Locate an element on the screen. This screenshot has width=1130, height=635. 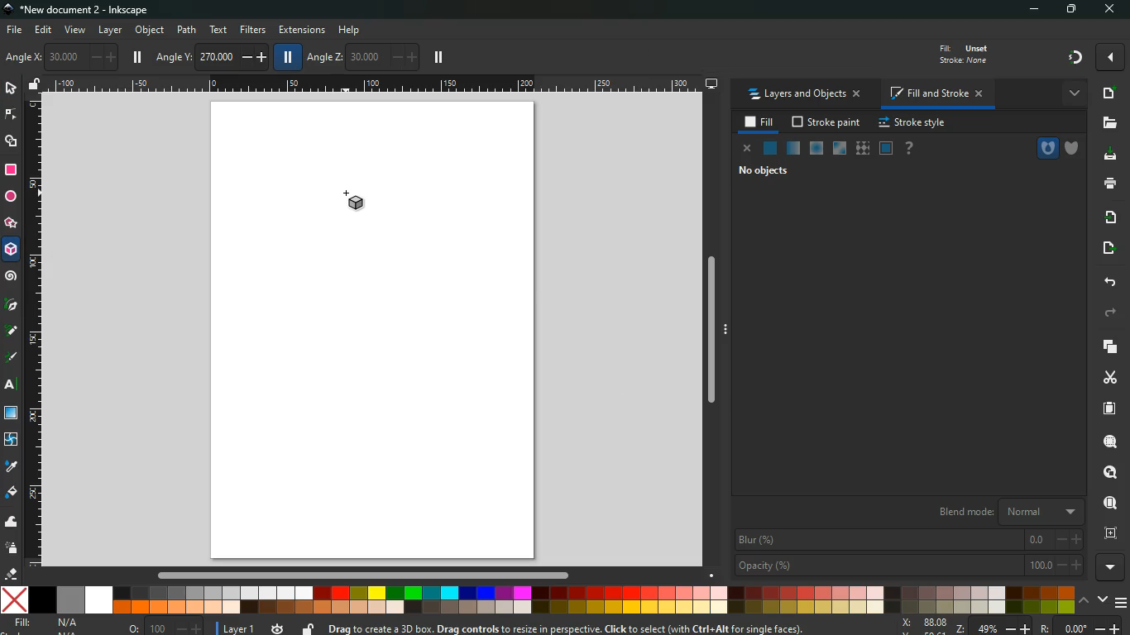
eraser is located at coordinates (13, 575).